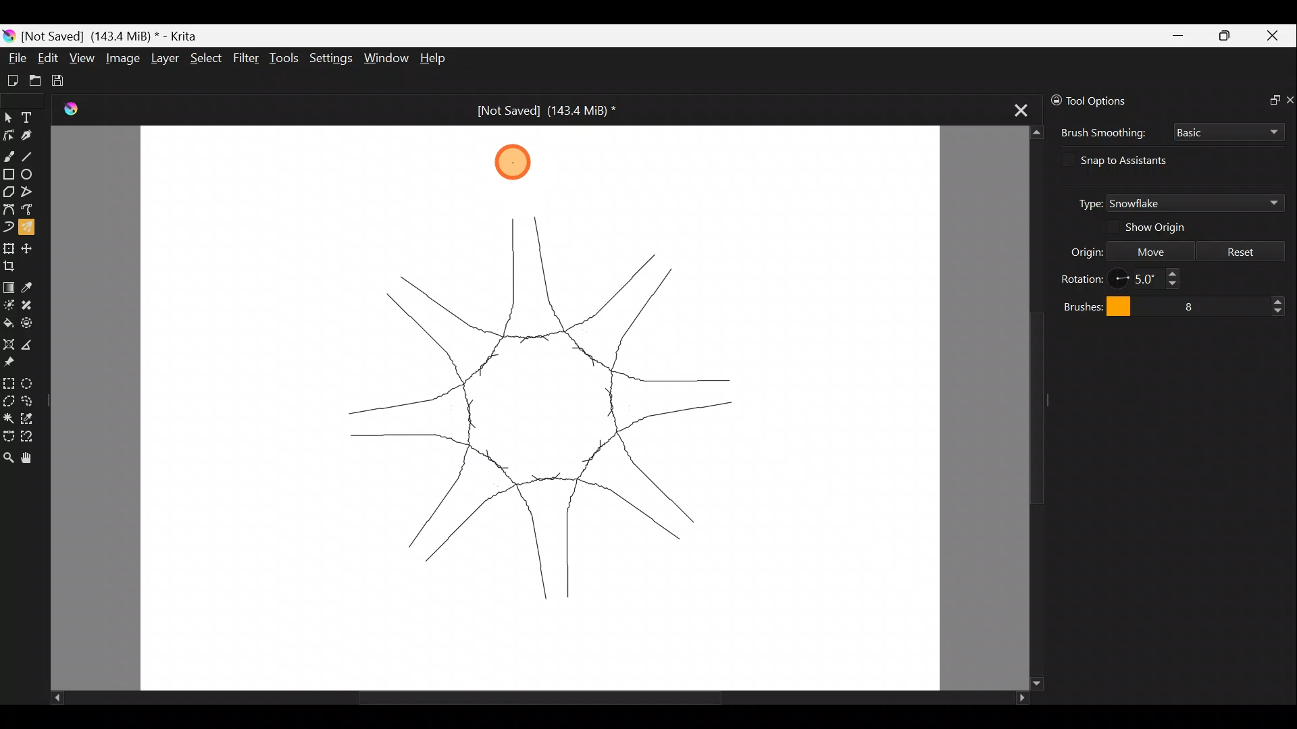 The height and width of the screenshot is (729, 1297). I want to click on Magnetic curve selection tool, so click(33, 437).